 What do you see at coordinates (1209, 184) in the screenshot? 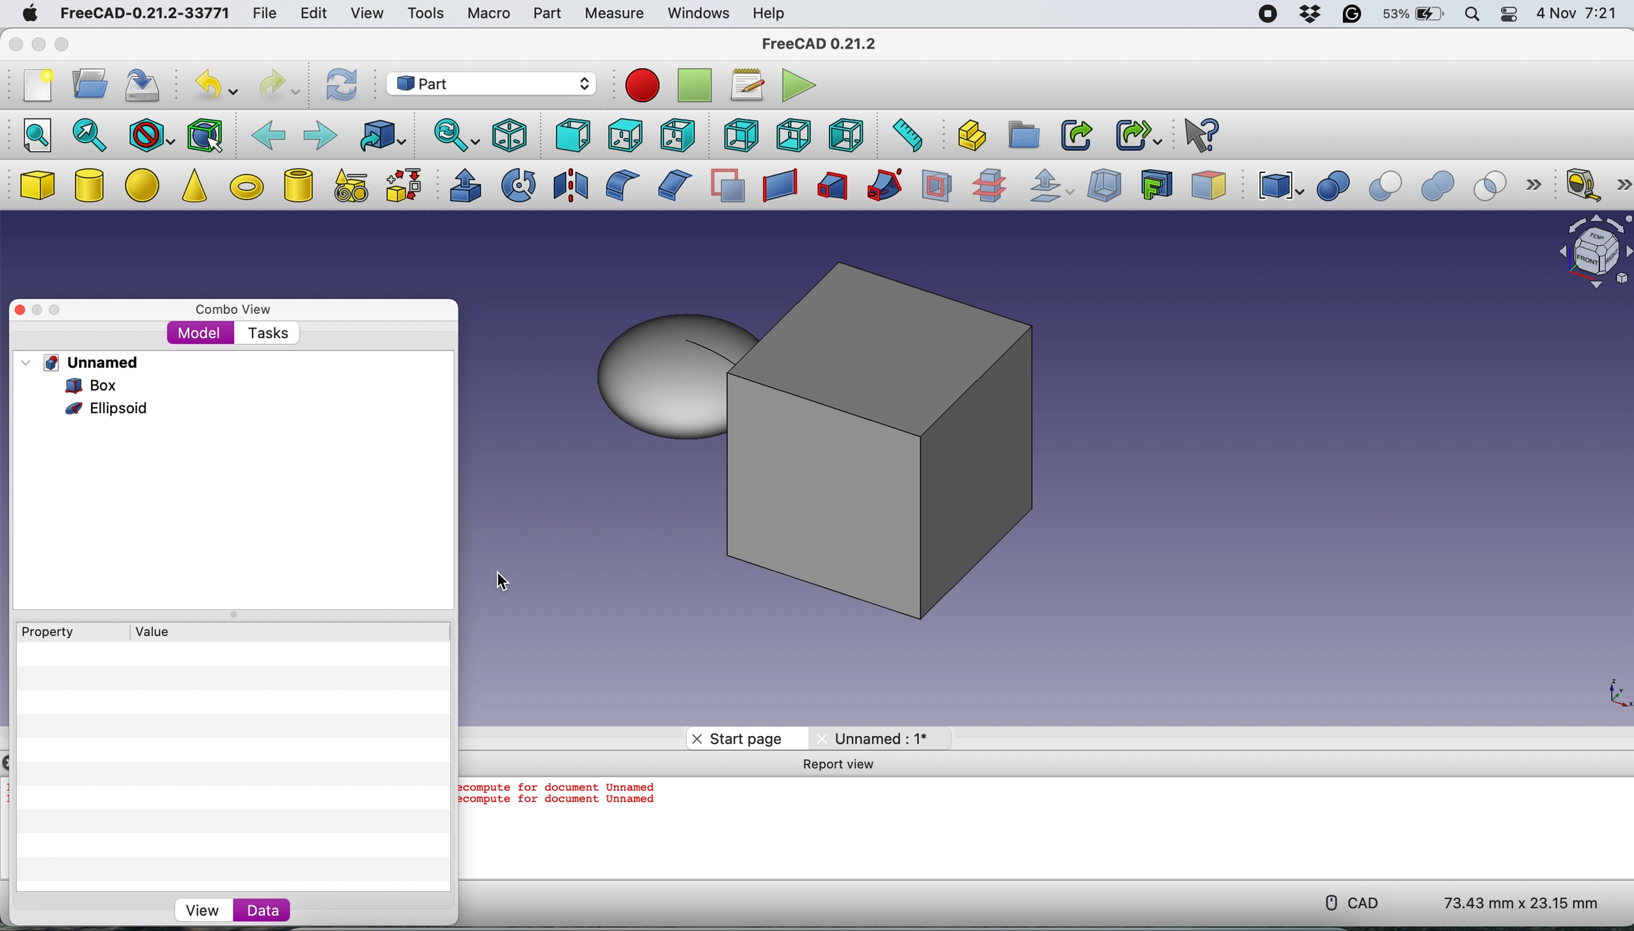
I see `color per face` at bounding box center [1209, 184].